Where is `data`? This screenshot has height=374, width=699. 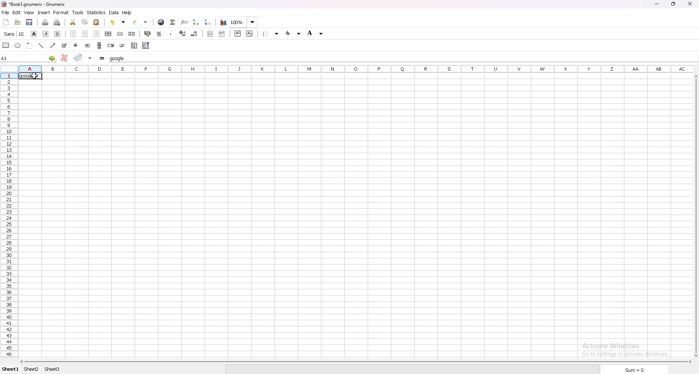
data is located at coordinates (114, 12).